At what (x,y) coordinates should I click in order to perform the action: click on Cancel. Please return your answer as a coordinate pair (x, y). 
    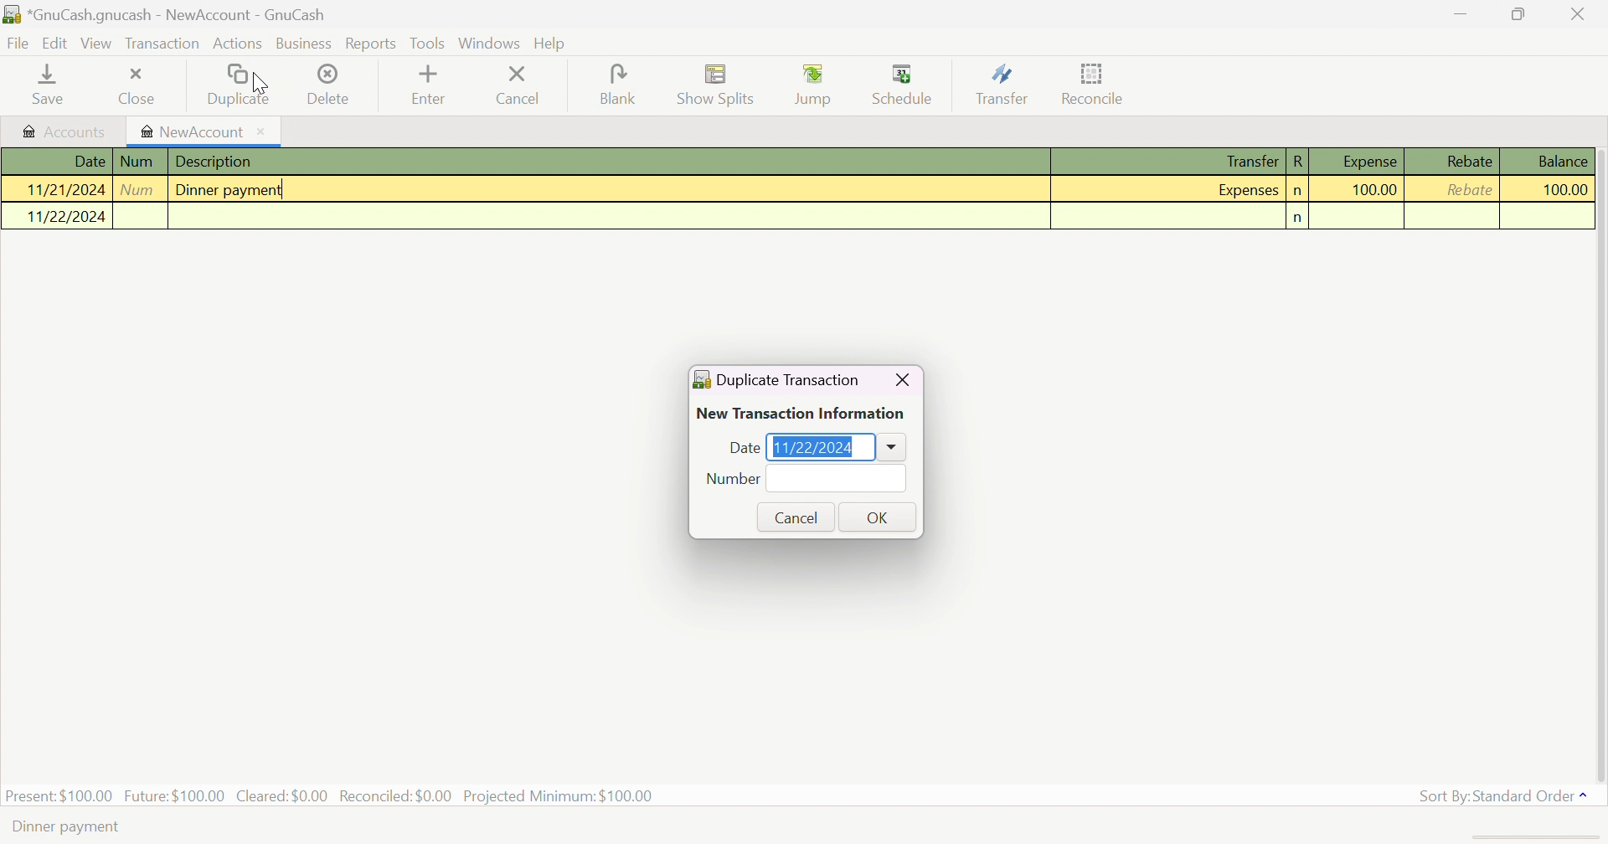
    Looking at the image, I should click on (800, 517).